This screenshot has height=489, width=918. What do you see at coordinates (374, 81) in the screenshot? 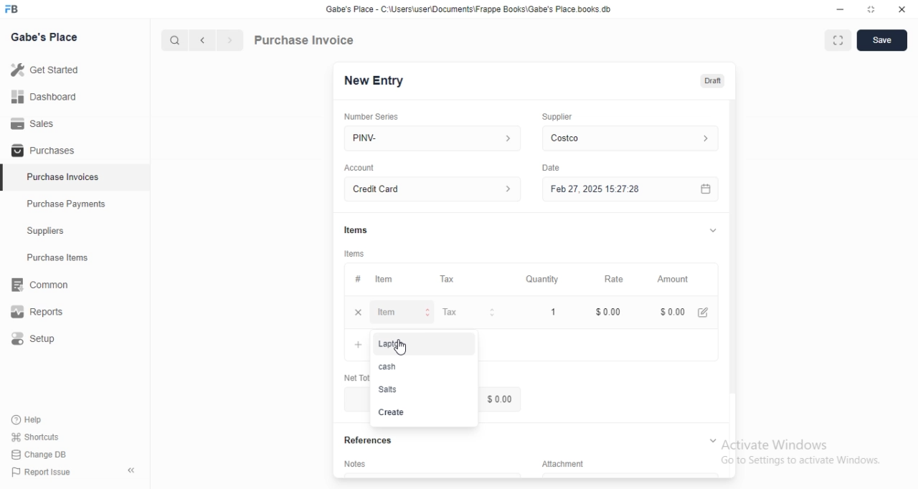
I see `New Entry` at bounding box center [374, 81].